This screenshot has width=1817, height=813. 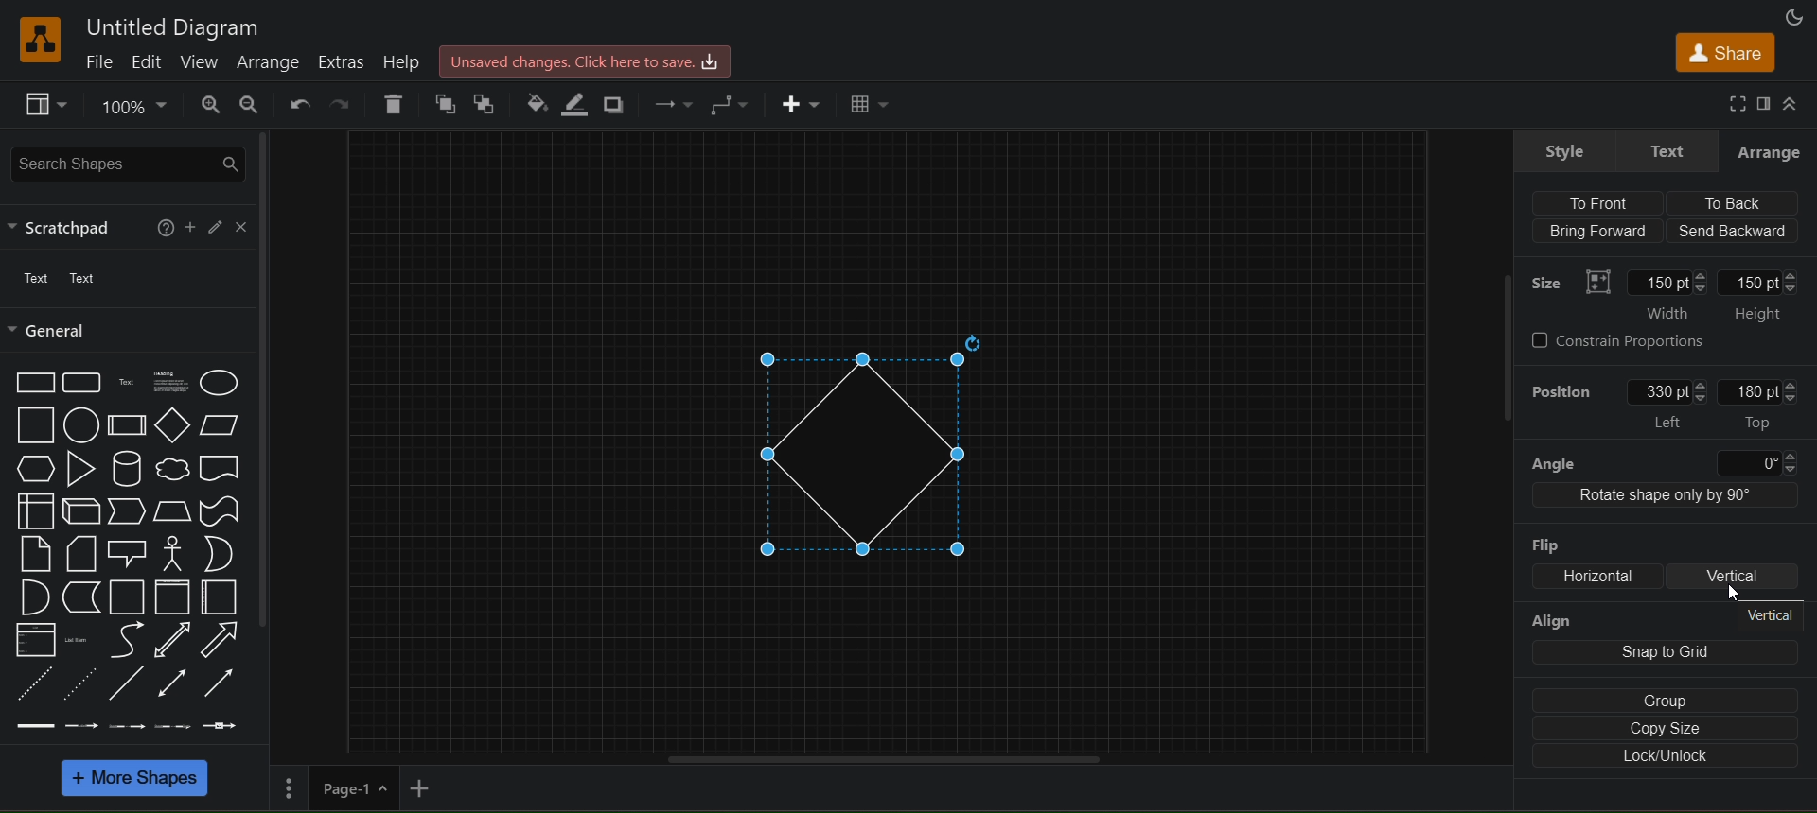 I want to click on extras, so click(x=343, y=60).